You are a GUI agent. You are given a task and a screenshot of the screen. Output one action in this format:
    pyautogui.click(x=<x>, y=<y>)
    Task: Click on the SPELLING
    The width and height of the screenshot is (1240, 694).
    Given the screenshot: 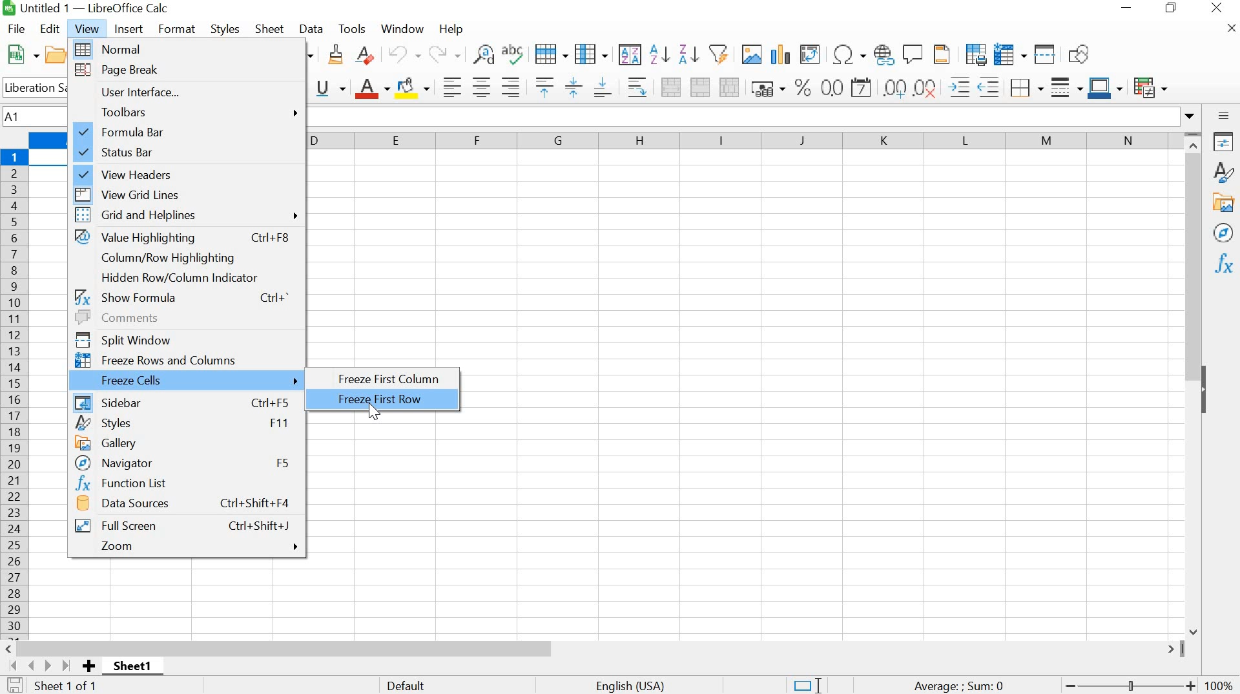 What is the action you would take?
    pyautogui.click(x=515, y=56)
    